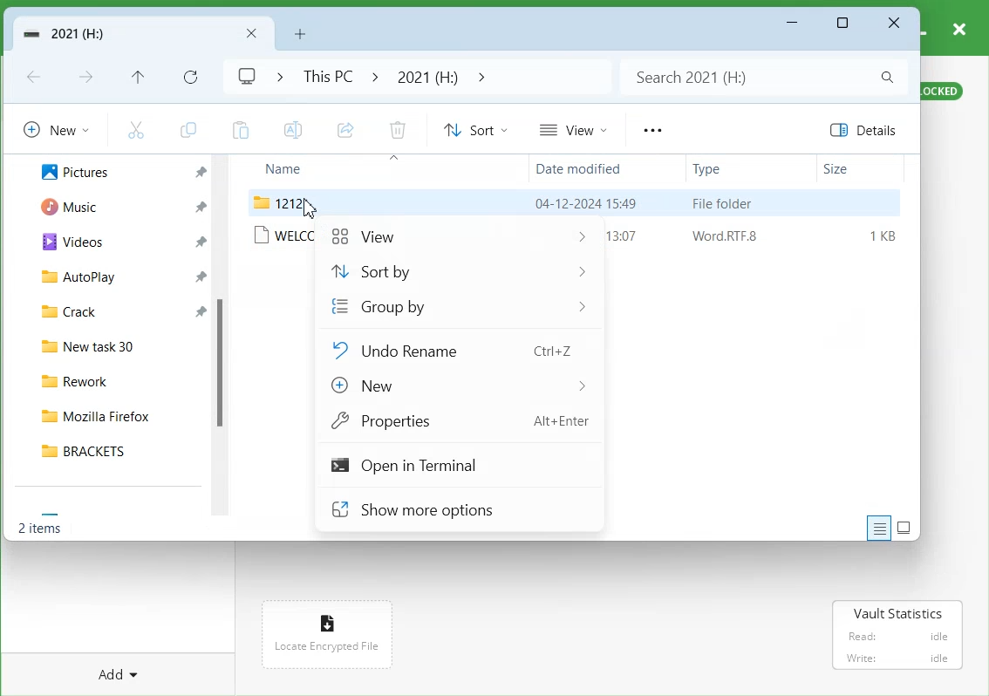 Image resolution: width=989 pixels, height=696 pixels. What do you see at coordinates (894, 24) in the screenshot?
I see `Close` at bounding box center [894, 24].